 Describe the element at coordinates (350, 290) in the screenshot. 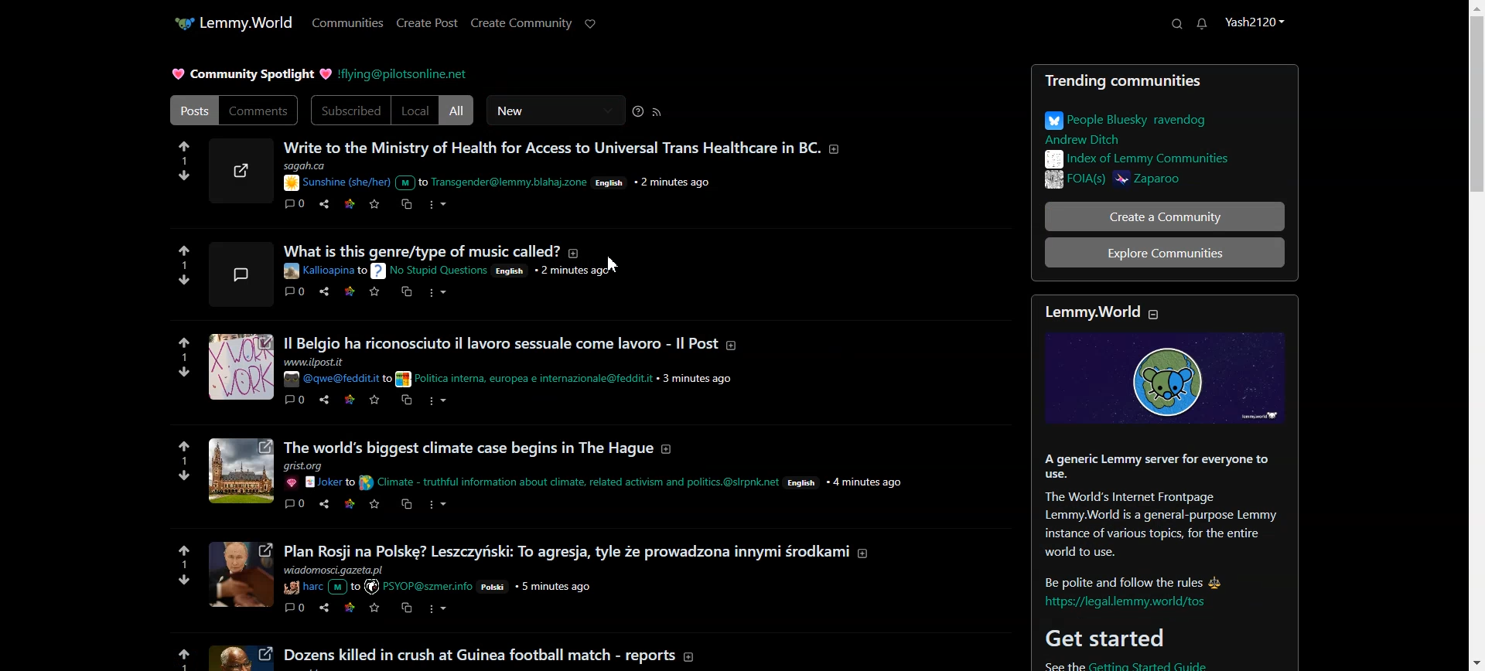

I see `link` at that location.